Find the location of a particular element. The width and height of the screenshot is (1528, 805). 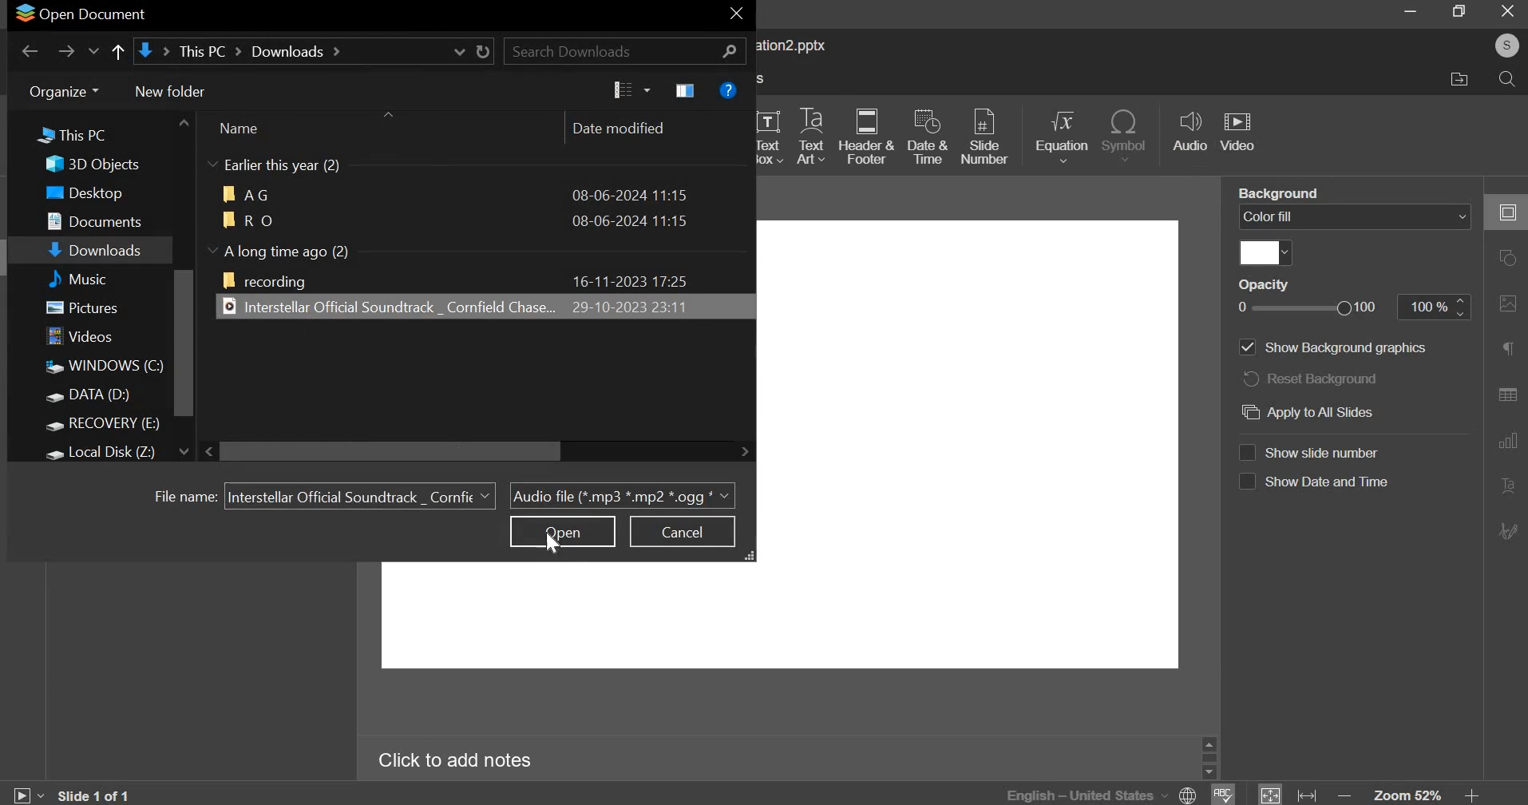

text art is located at coordinates (813, 136).